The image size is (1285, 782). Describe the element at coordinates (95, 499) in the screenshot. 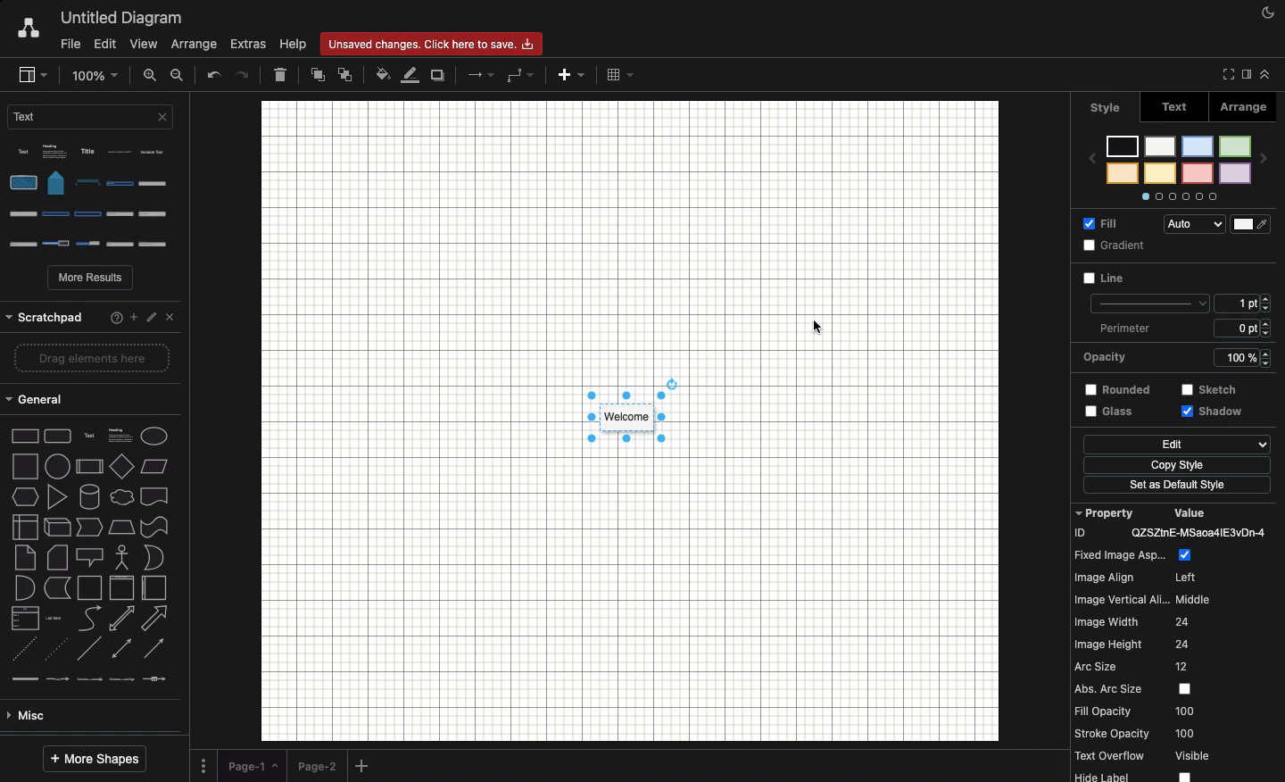

I see `type of arrow` at that location.